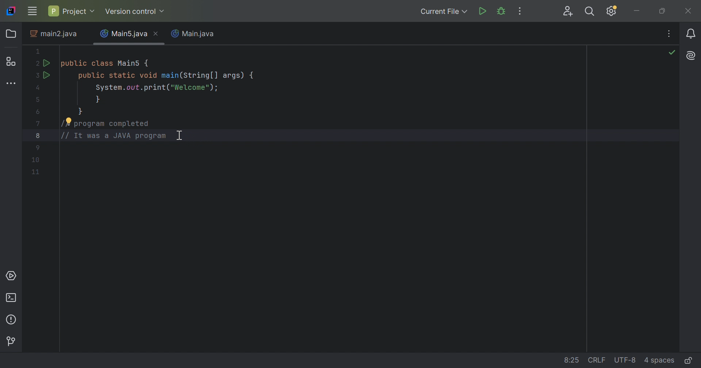  I want to click on IntelliJ icon, so click(11, 11).